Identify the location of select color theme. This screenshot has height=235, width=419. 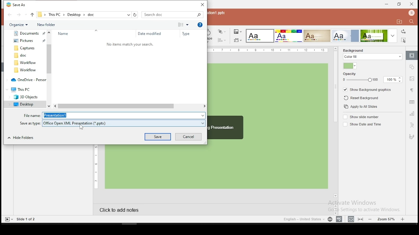
(347, 36).